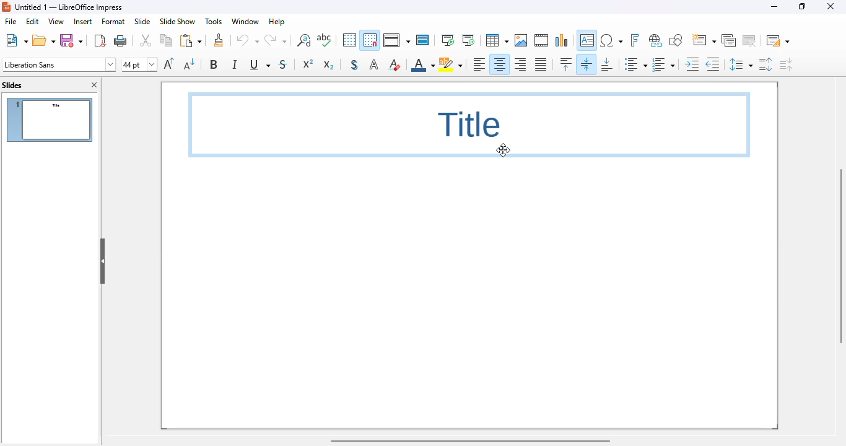 The image size is (846, 446). Describe the element at coordinates (10, 21) in the screenshot. I see `file` at that location.